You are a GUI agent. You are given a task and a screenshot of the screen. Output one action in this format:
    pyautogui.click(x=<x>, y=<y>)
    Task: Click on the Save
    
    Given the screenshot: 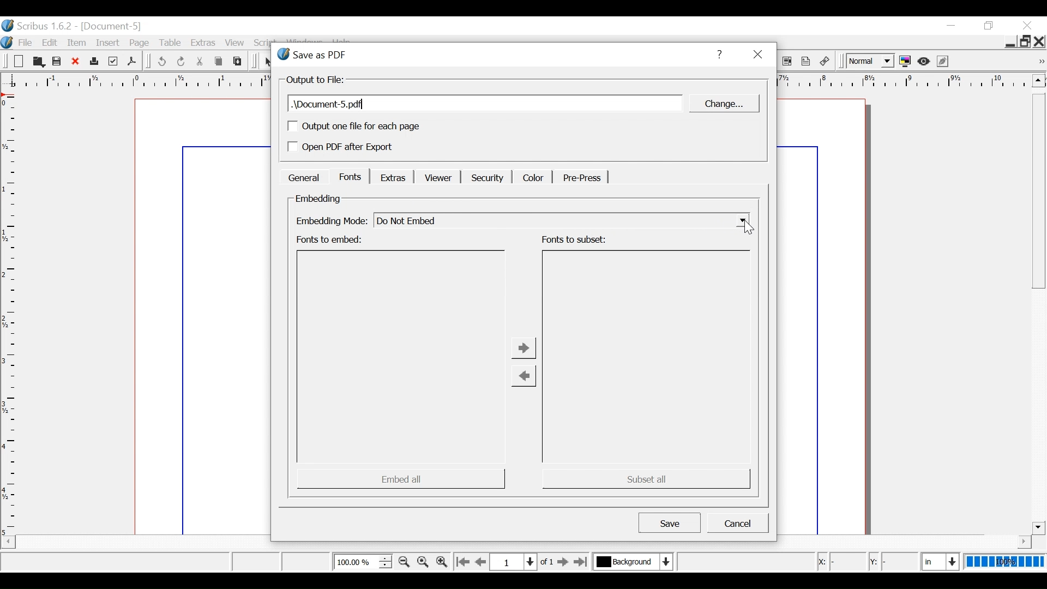 What is the action you would take?
    pyautogui.click(x=57, y=62)
    